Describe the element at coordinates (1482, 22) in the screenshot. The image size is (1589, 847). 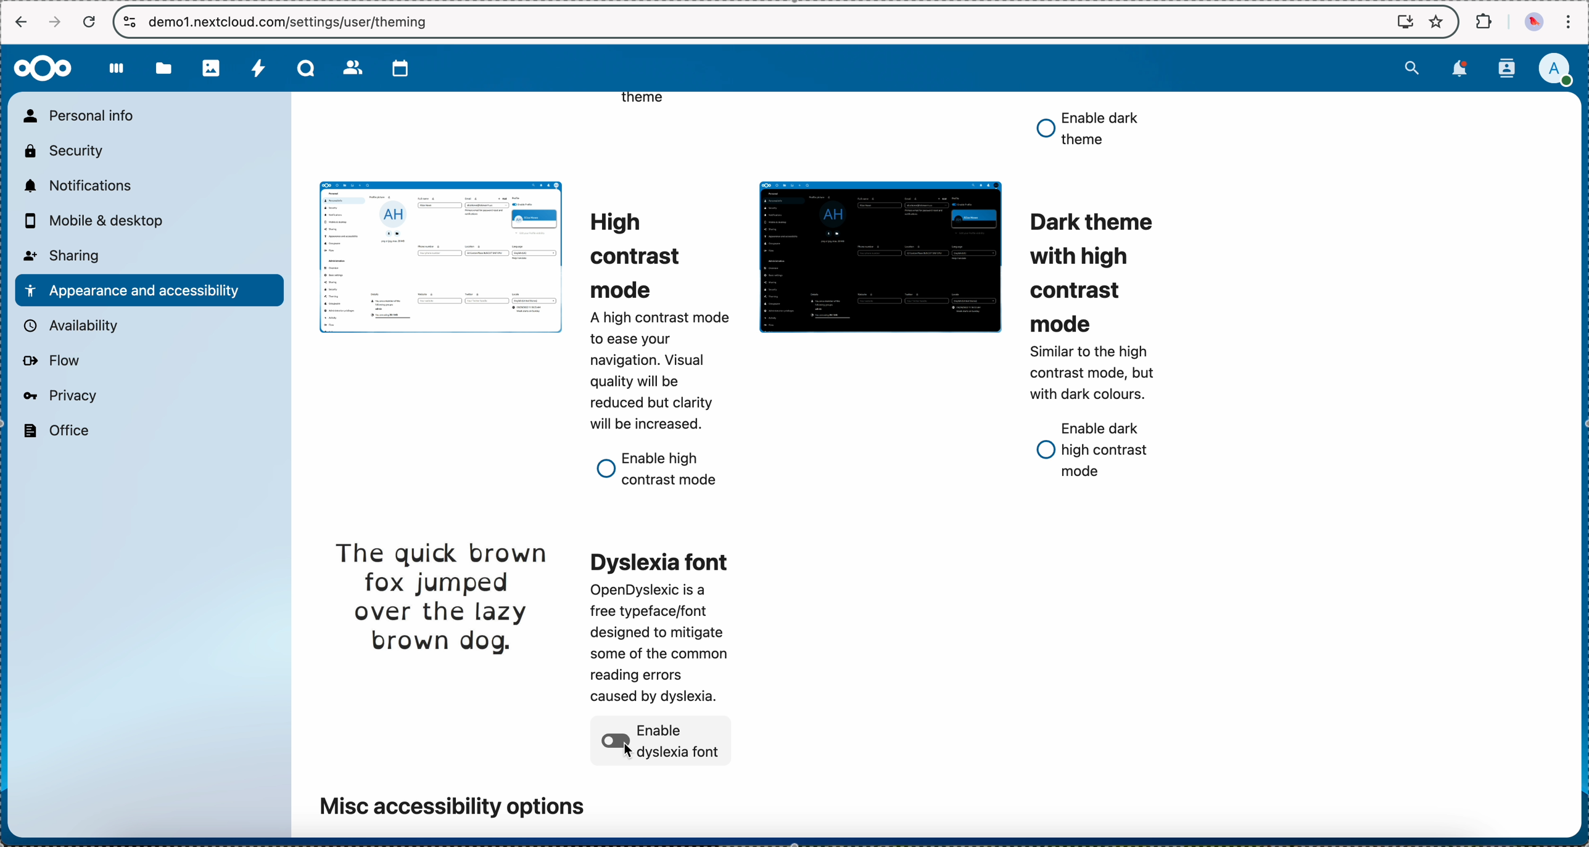
I see `extensions` at that location.